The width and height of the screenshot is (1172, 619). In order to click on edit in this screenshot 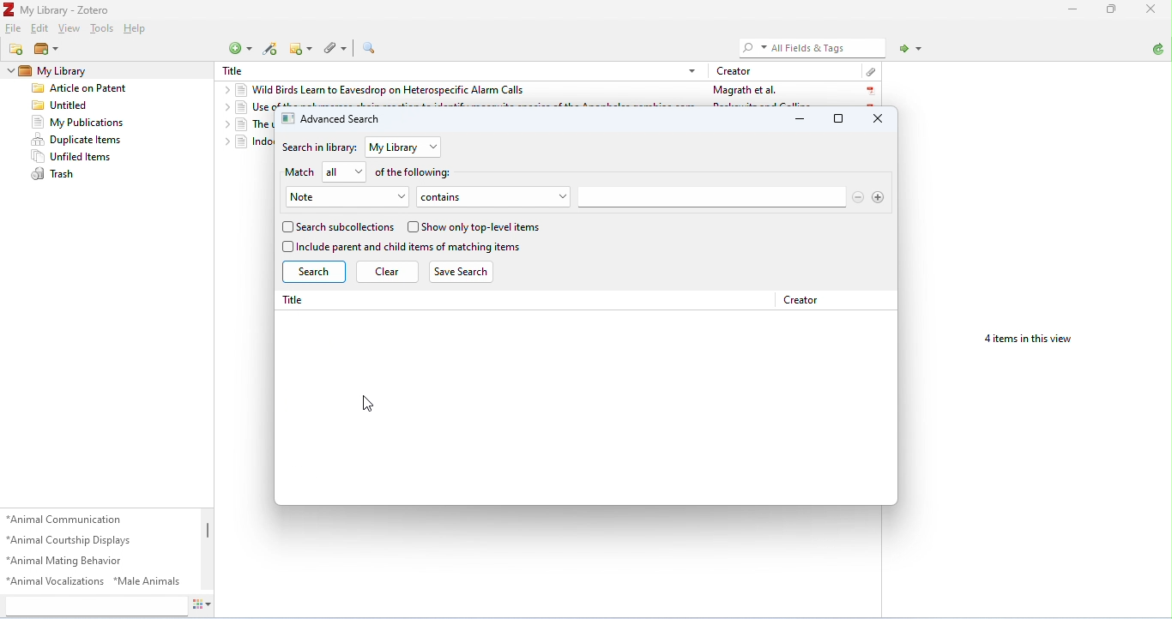, I will do `click(39, 27)`.